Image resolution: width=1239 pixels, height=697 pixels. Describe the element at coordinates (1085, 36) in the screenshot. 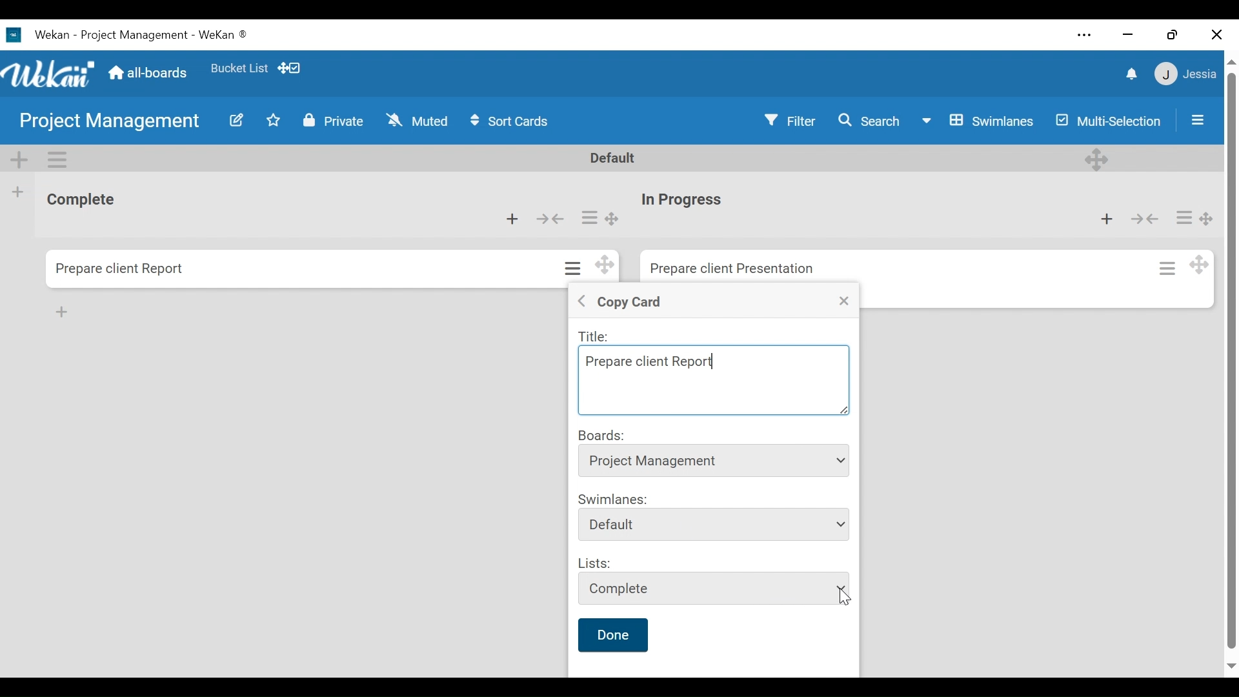

I see `Settings and more` at that location.